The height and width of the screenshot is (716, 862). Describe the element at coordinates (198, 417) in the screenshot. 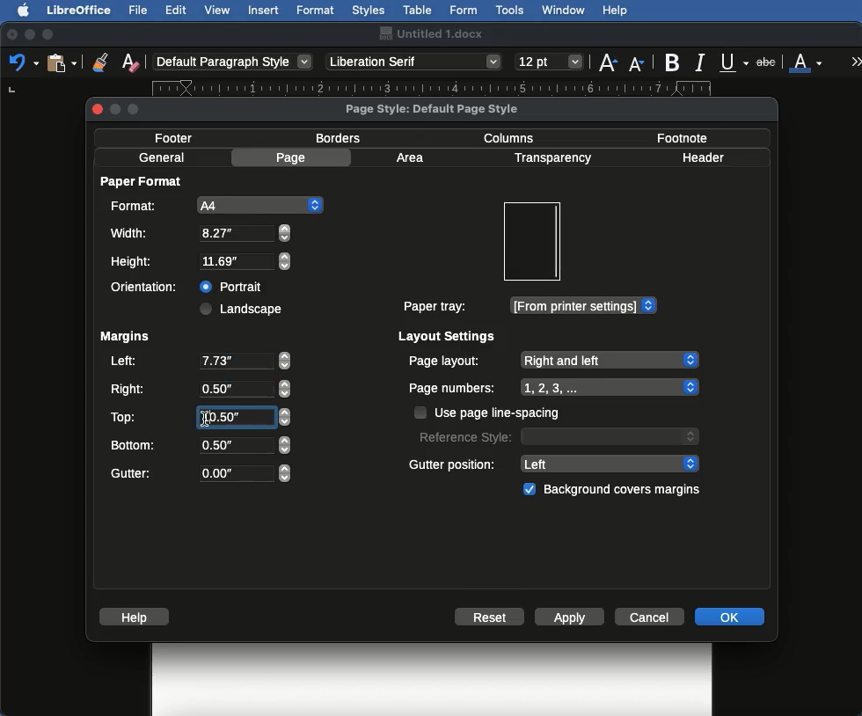

I see `Top` at that location.